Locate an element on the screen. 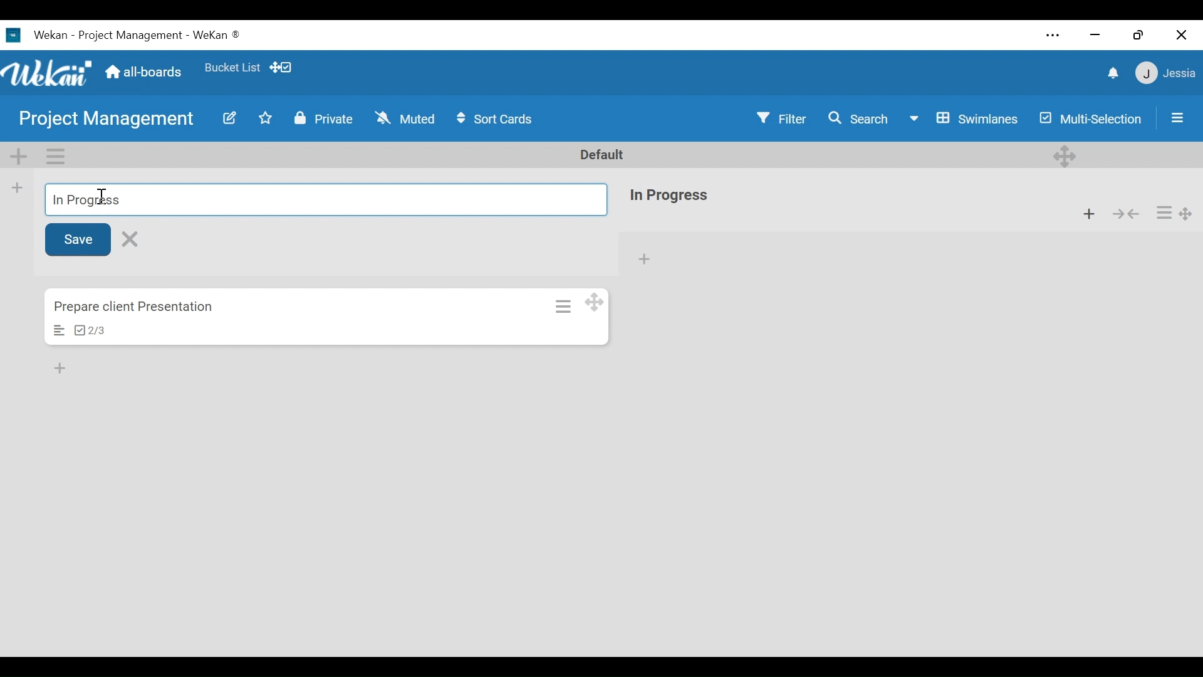 The height and width of the screenshot is (677, 1203). list name field is located at coordinates (325, 199).